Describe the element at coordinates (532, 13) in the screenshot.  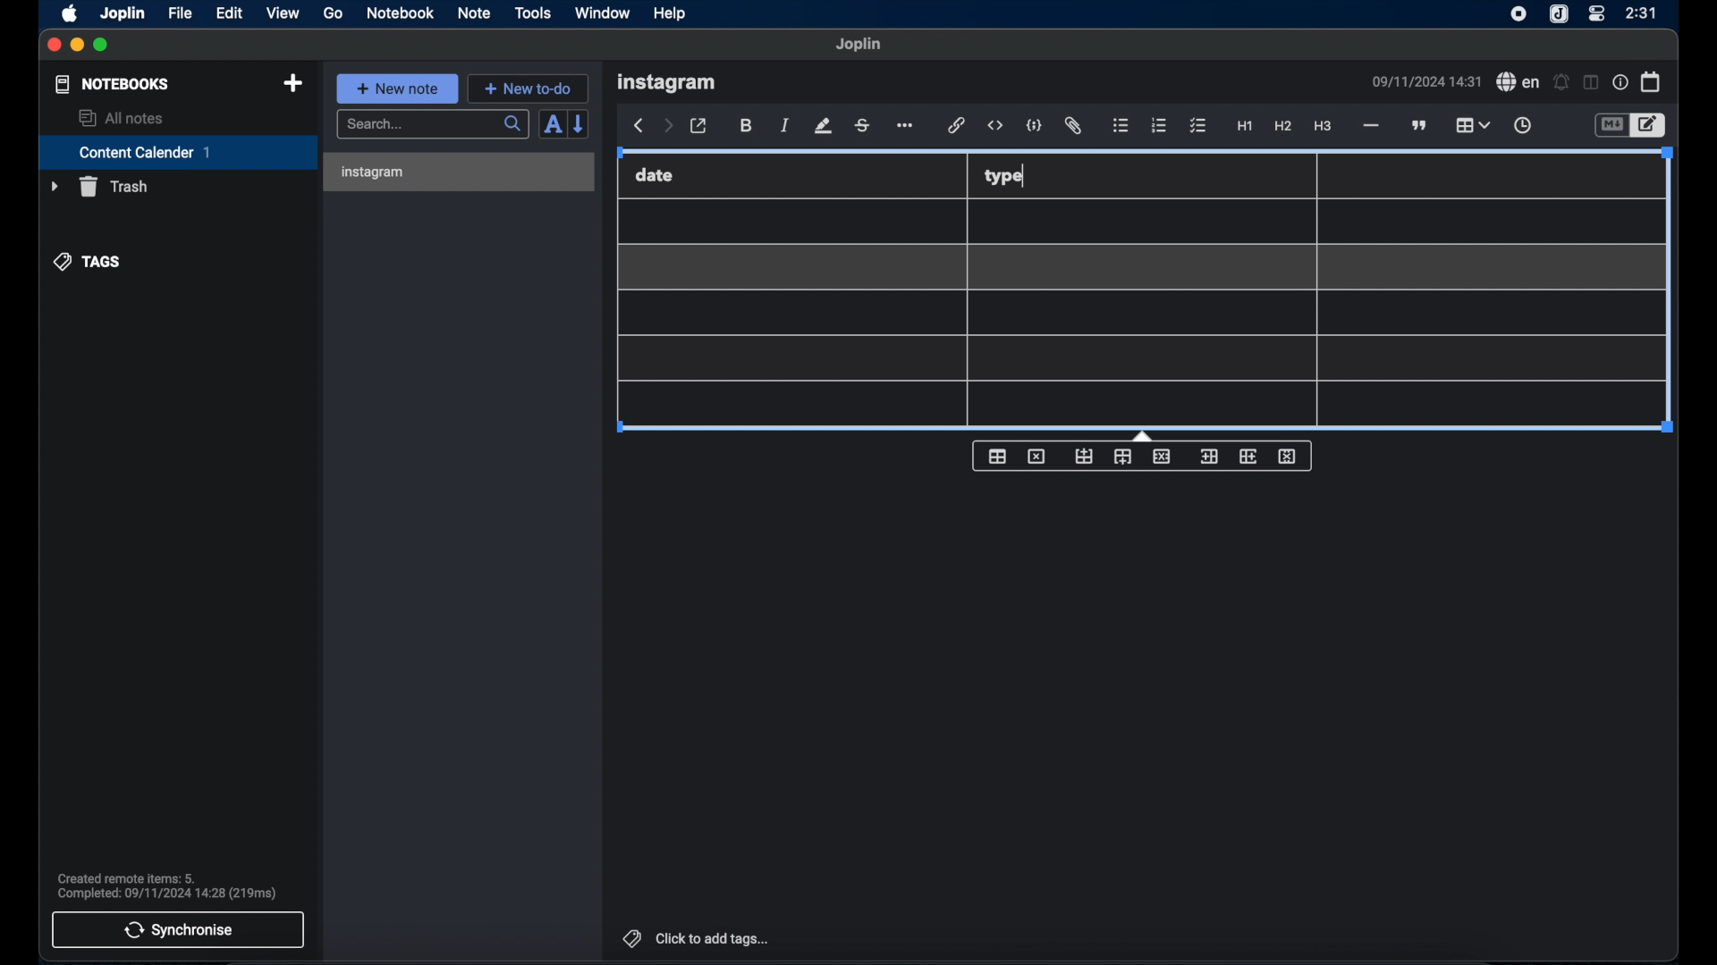
I see `tools` at that location.